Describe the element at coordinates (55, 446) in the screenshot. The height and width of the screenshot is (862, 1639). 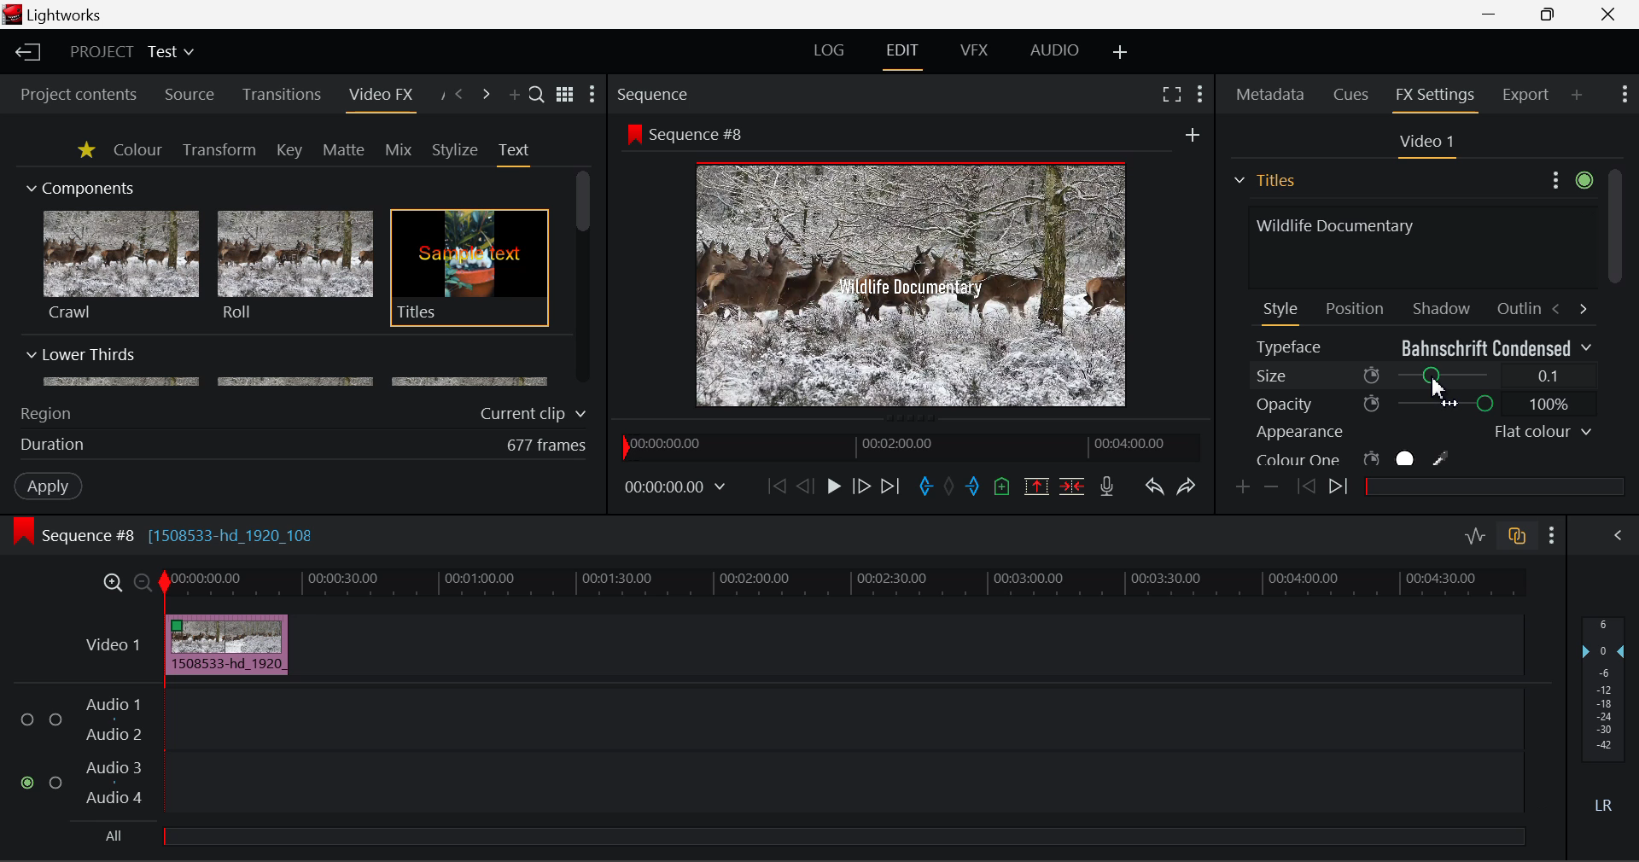
I see `Duration` at that location.